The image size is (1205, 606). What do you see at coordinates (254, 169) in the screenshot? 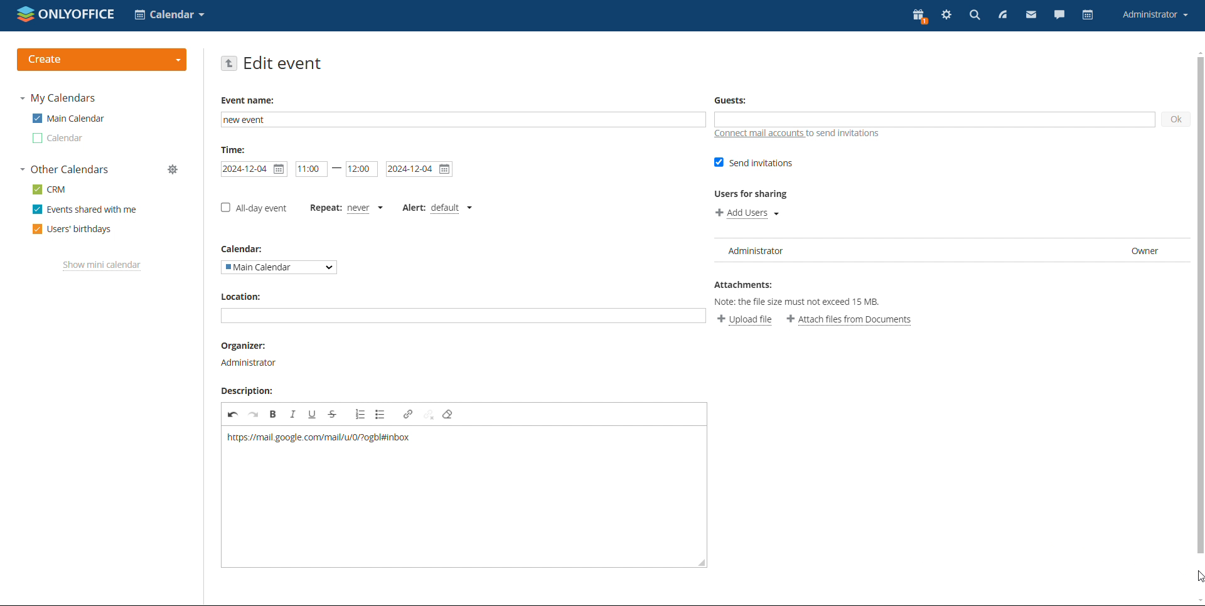
I see `start date` at bounding box center [254, 169].